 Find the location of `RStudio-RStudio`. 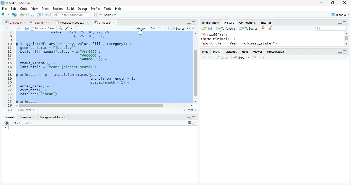

RStudio-RStudio is located at coordinates (18, 3).